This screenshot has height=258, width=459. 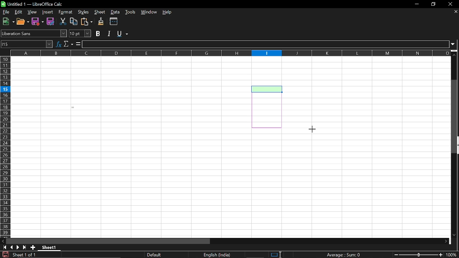 I want to click on New, so click(x=7, y=22).